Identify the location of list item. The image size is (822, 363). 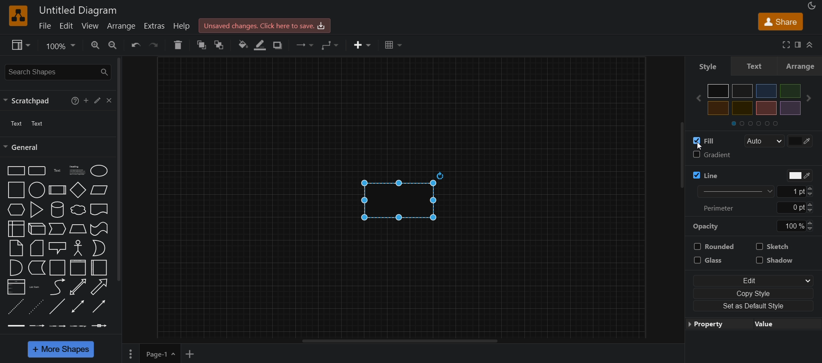
(36, 288).